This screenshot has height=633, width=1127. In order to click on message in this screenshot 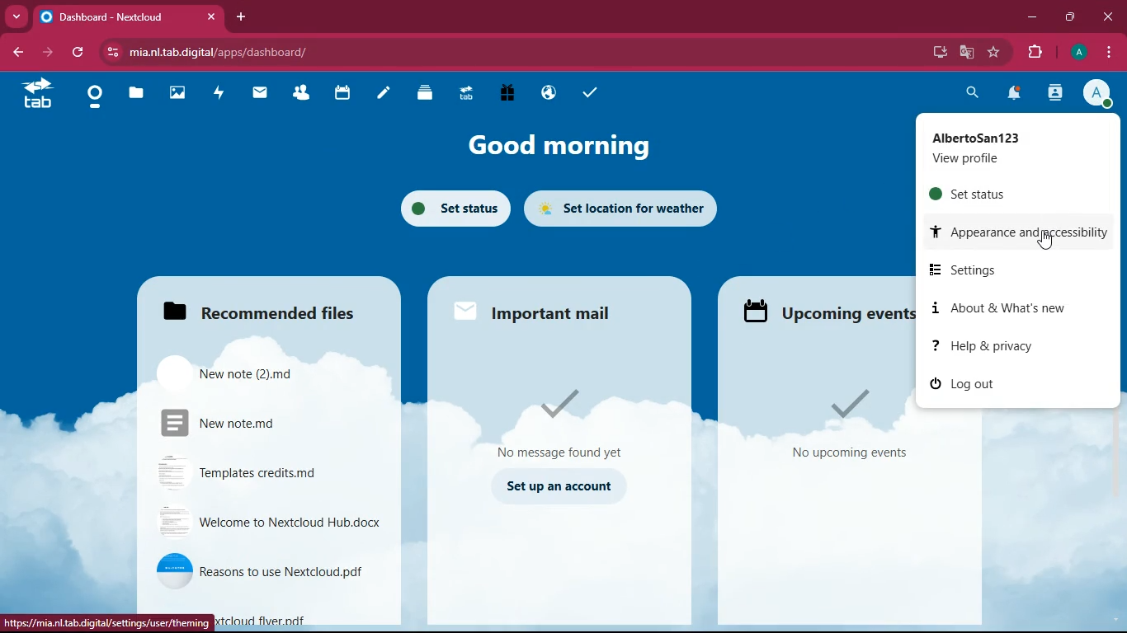, I will do `click(577, 424)`.